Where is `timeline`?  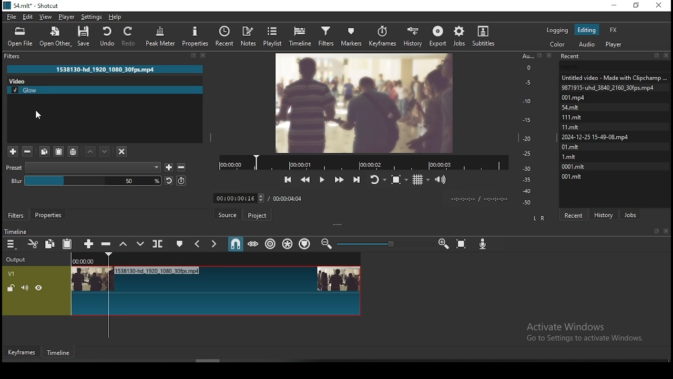
timeline is located at coordinates (302, 35).